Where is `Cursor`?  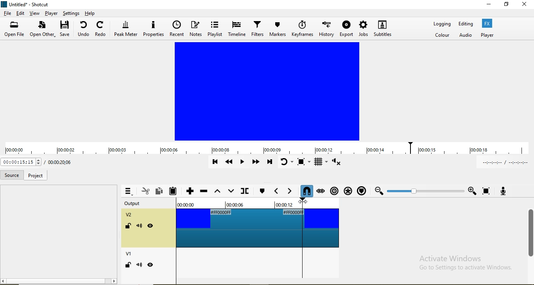 Cursor is located at coordinates (306, 203).